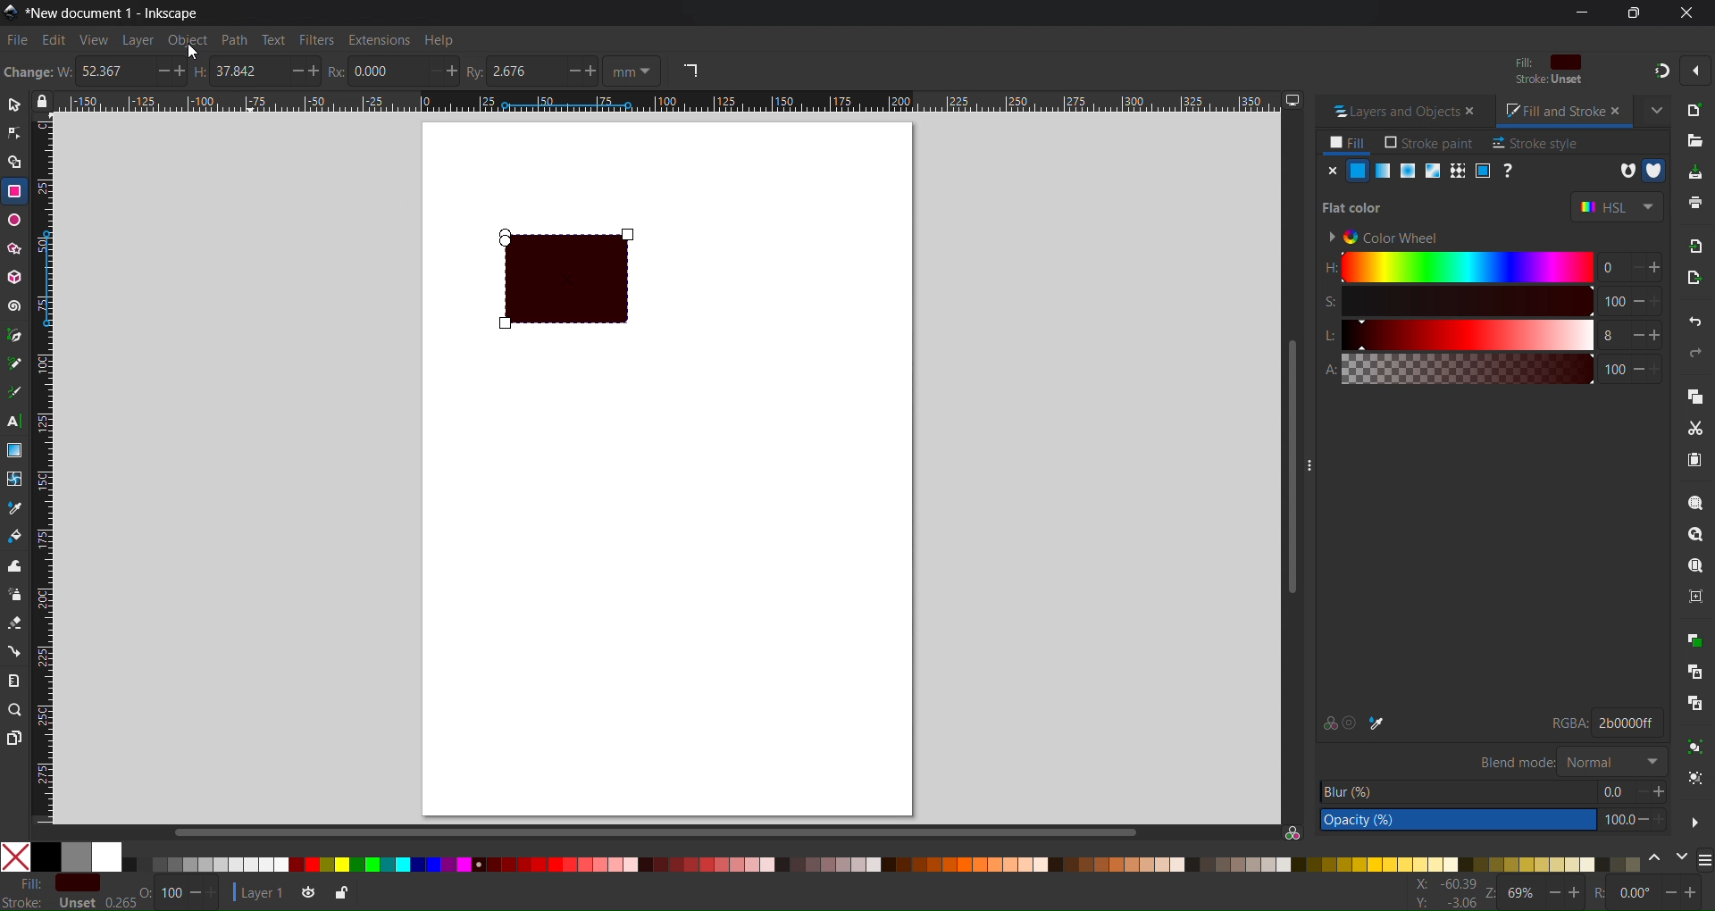 The image size is (1715, 911). Describe the element at coordinates (1522, 894) in the screenshot. I see `Zoom 69%` at that location.